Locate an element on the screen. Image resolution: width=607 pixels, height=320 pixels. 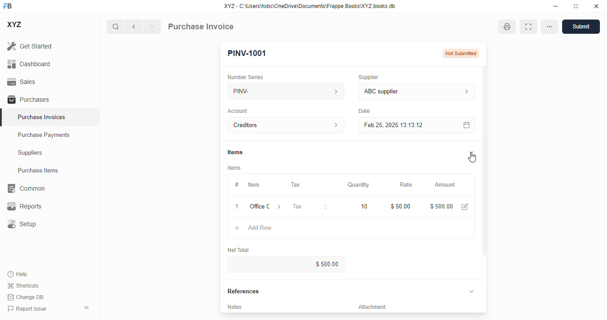
toggle between form and full width is located at coordinates (528, 27).